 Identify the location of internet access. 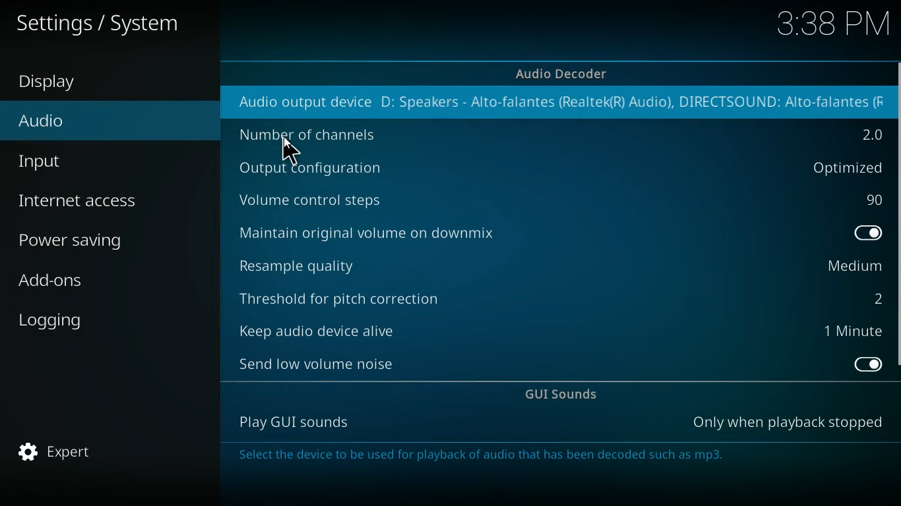
(98, 201).